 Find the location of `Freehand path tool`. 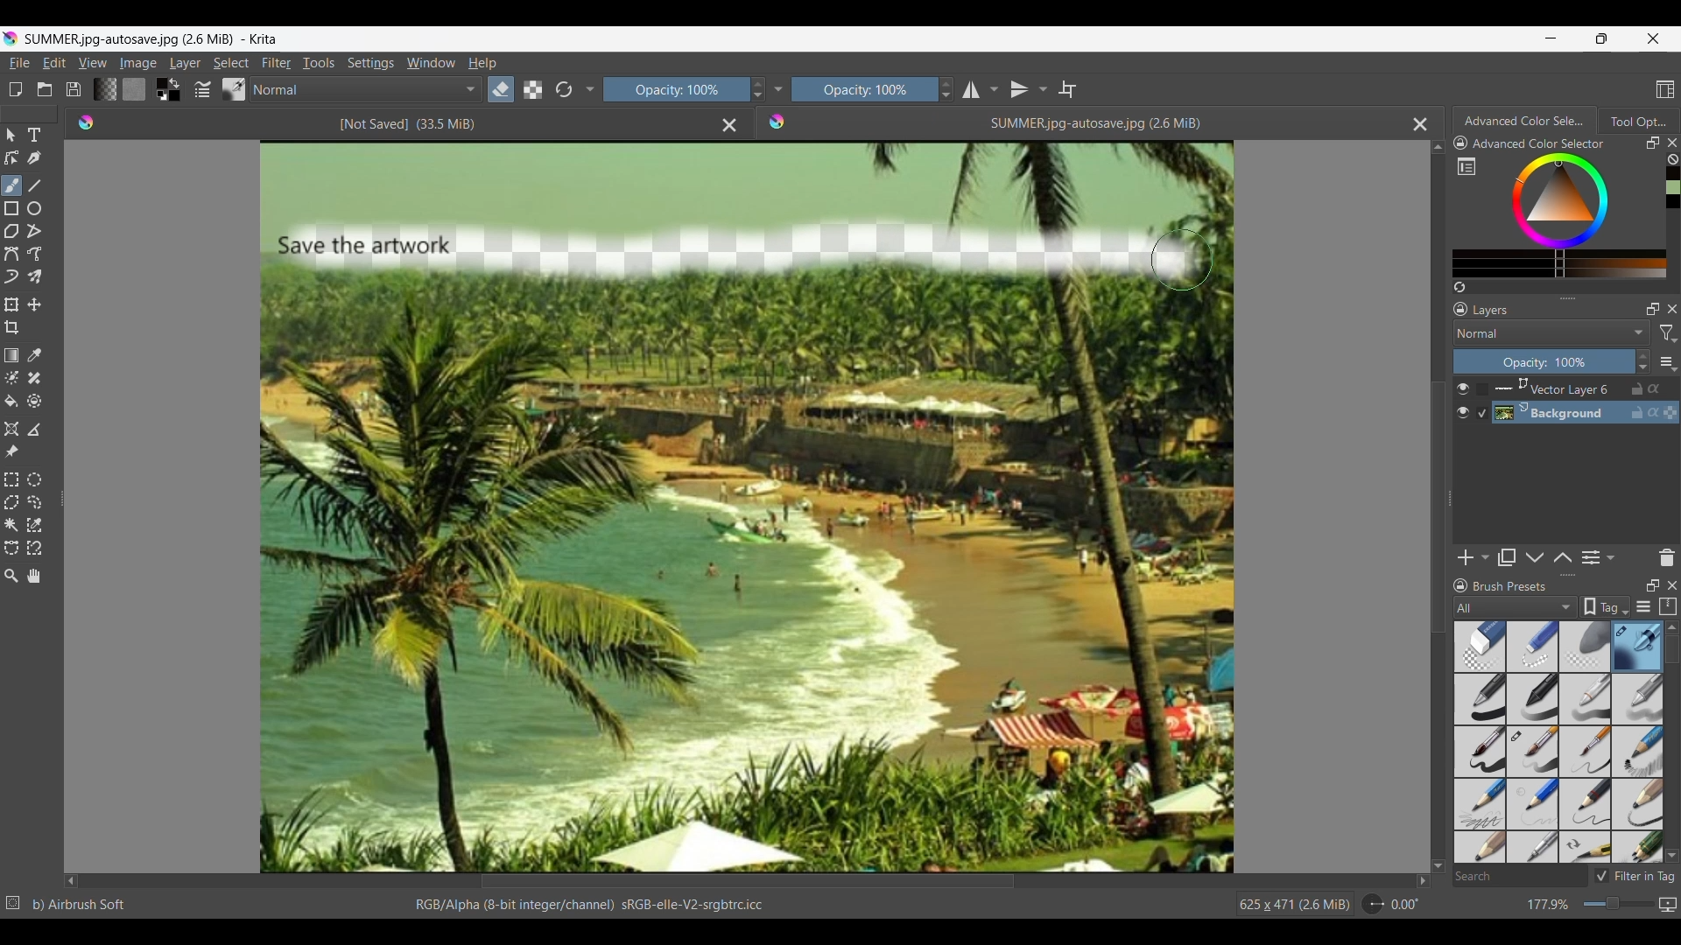

Freehand path tool is located at coordinates (34, 253).